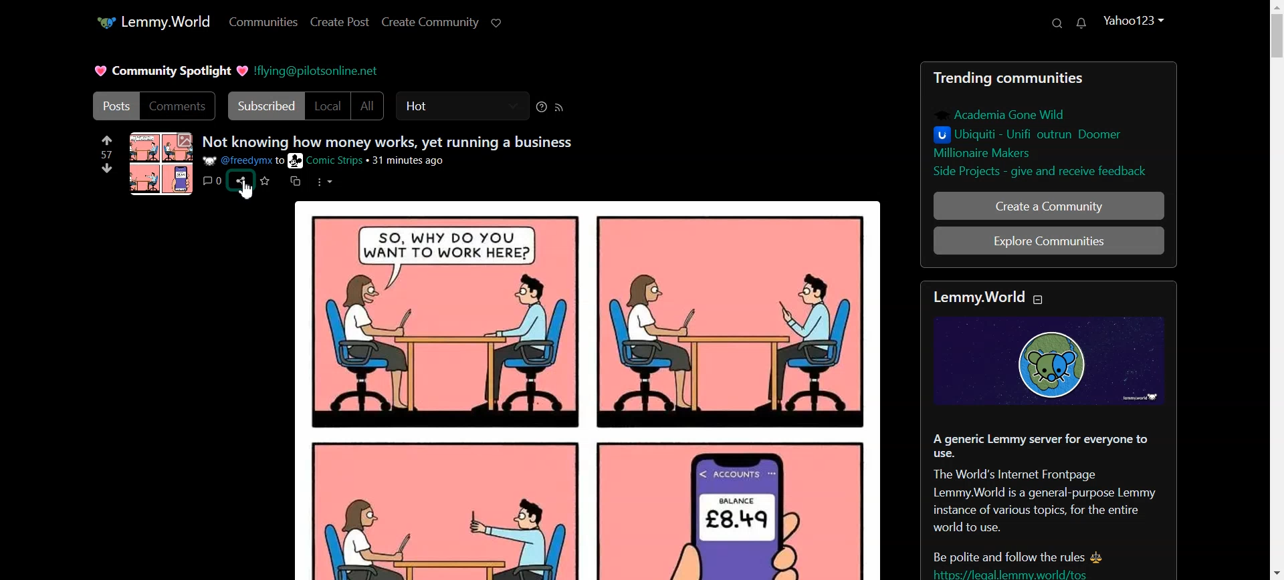 This screenshot has height=580, width=1284. I want to click on All, so click(368, 106).